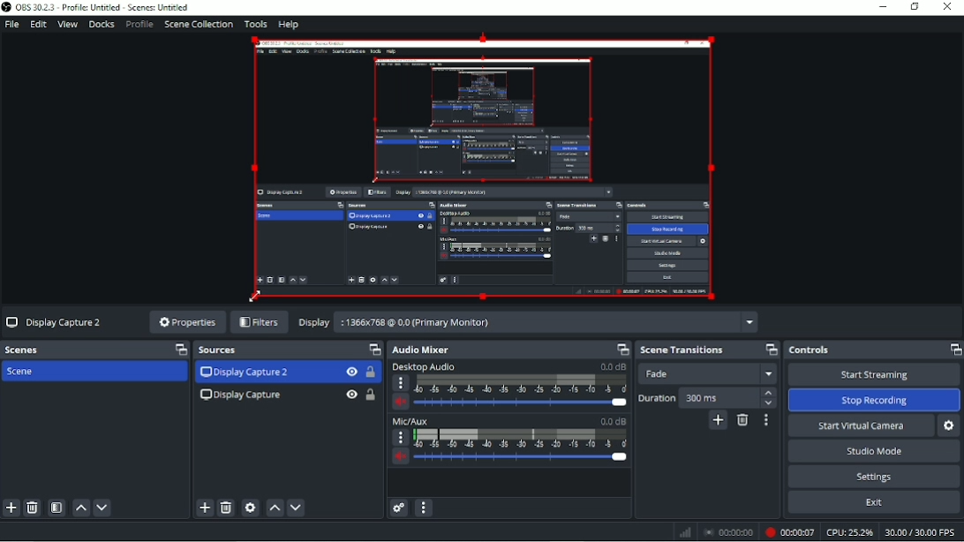 The image size is (964, 542). What do you see at coordinates (718, 420) in the screenshot?
I see `Add cofigurable transition` at bounding box center [718, 420].